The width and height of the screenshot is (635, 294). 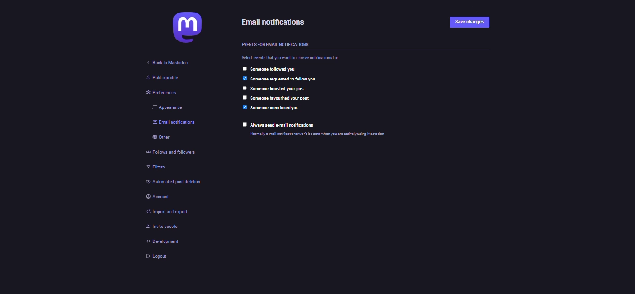 I want to click on disabled, so click(x=244, y=69).